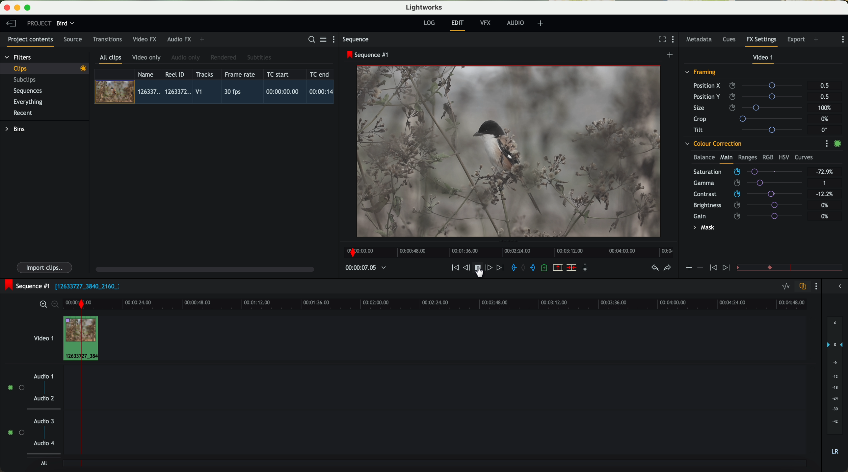 The image size is (848, 472). I want to click on TC end, so click(320, 74).